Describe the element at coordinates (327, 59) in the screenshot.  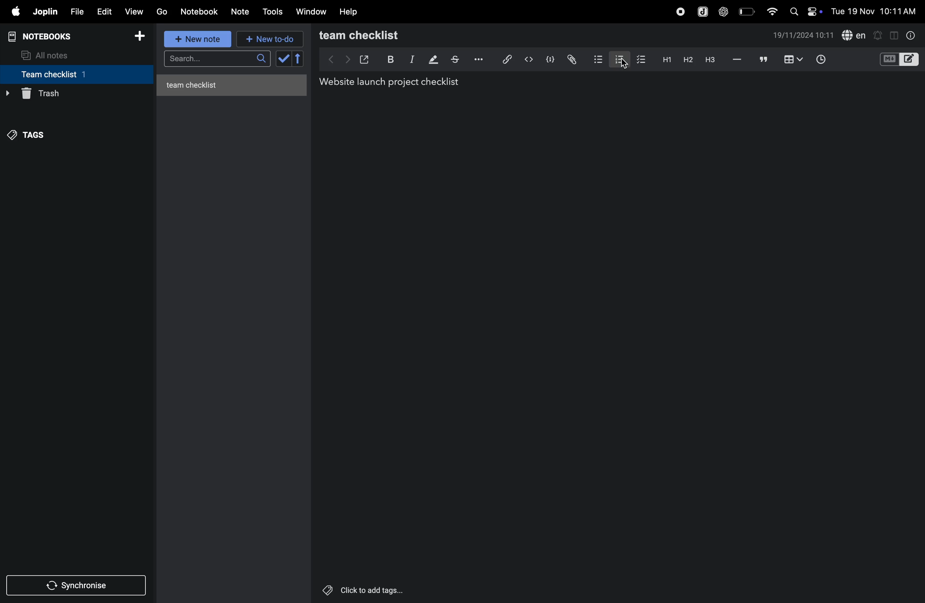
I see `backward` at that location.